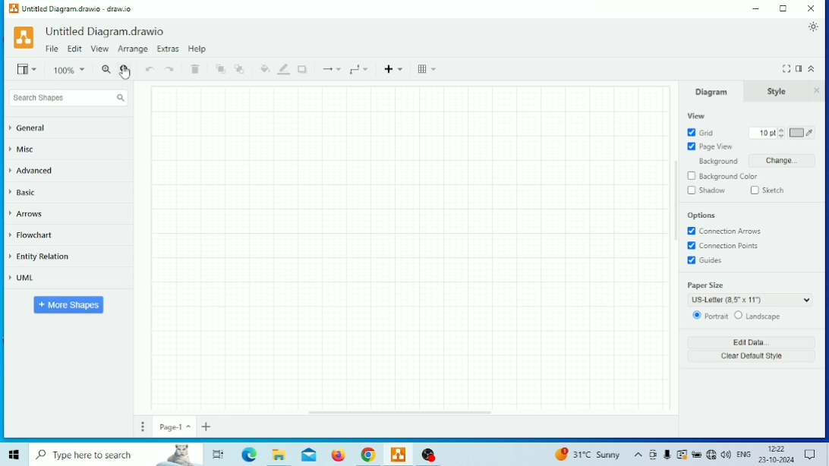  I want to click on Firefox, so click(339, 455).